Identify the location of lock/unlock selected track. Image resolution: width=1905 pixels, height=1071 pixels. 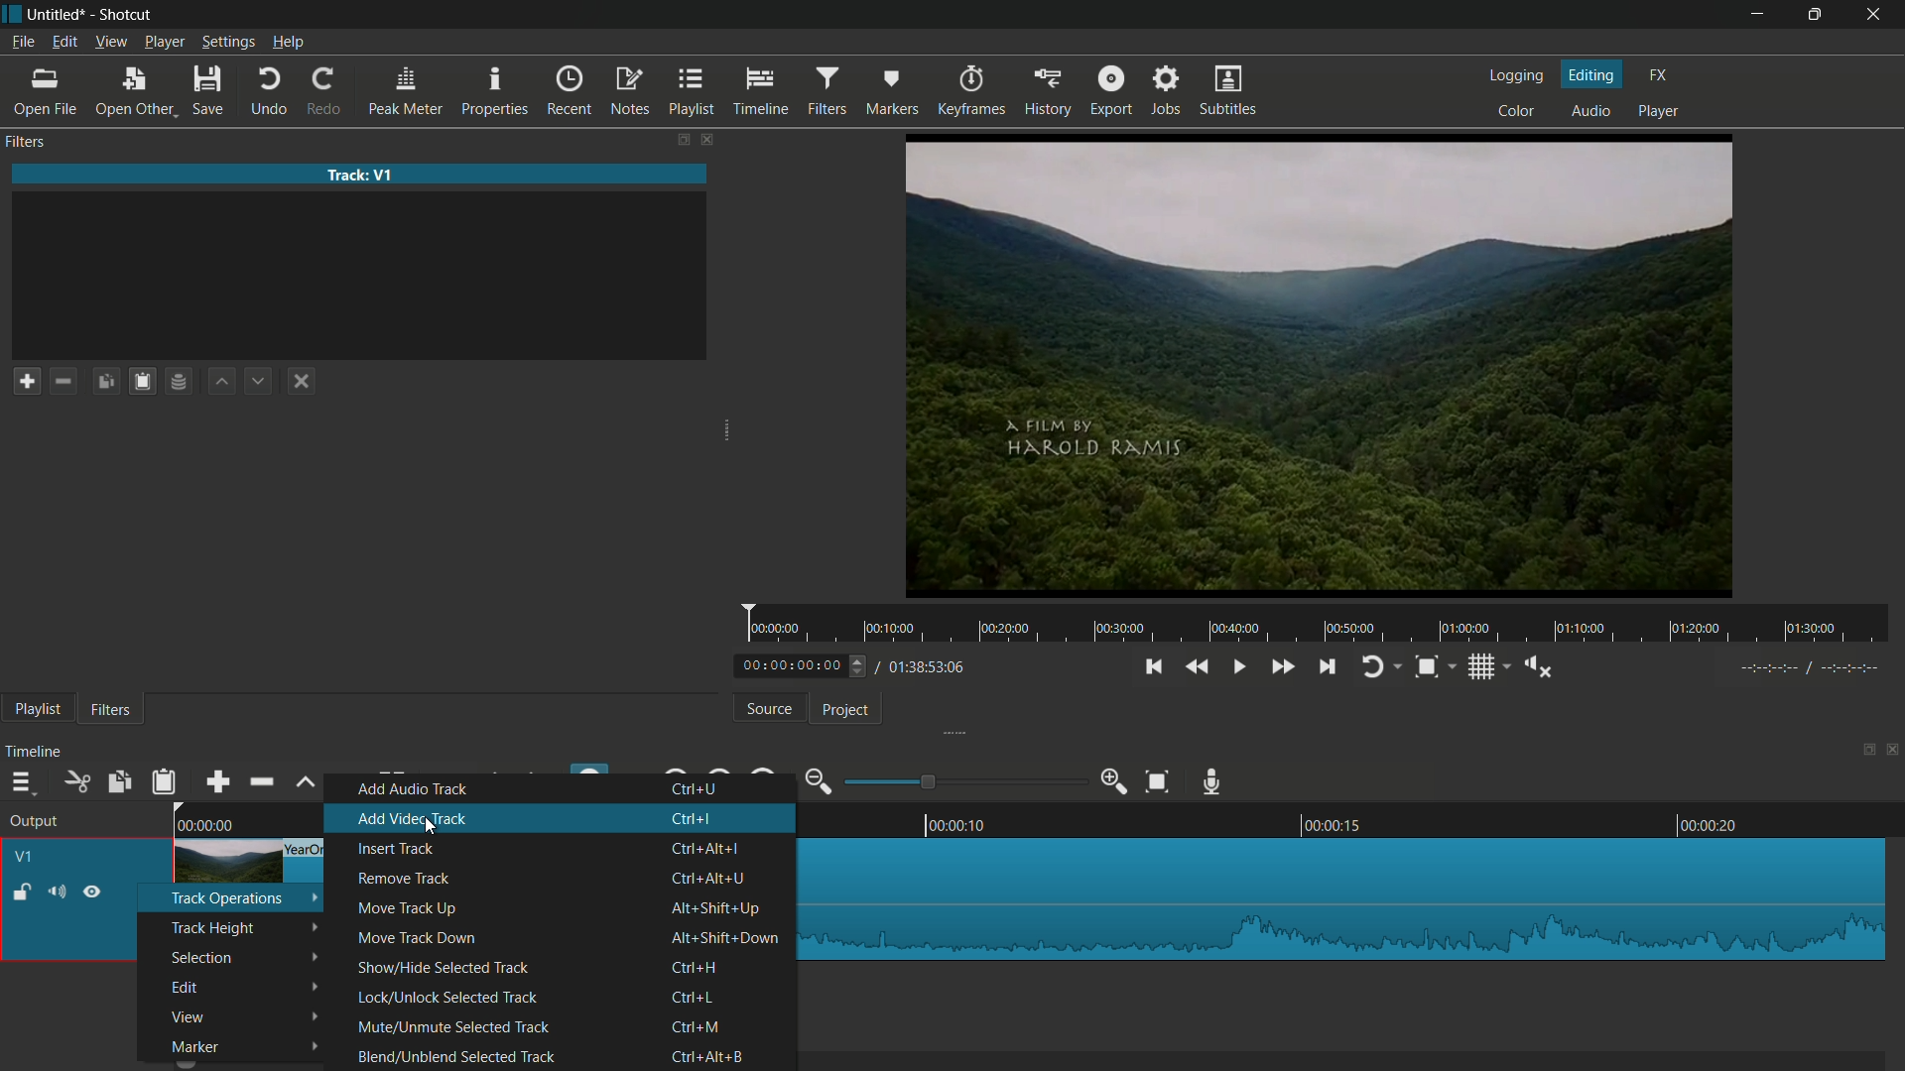
(449, 997).